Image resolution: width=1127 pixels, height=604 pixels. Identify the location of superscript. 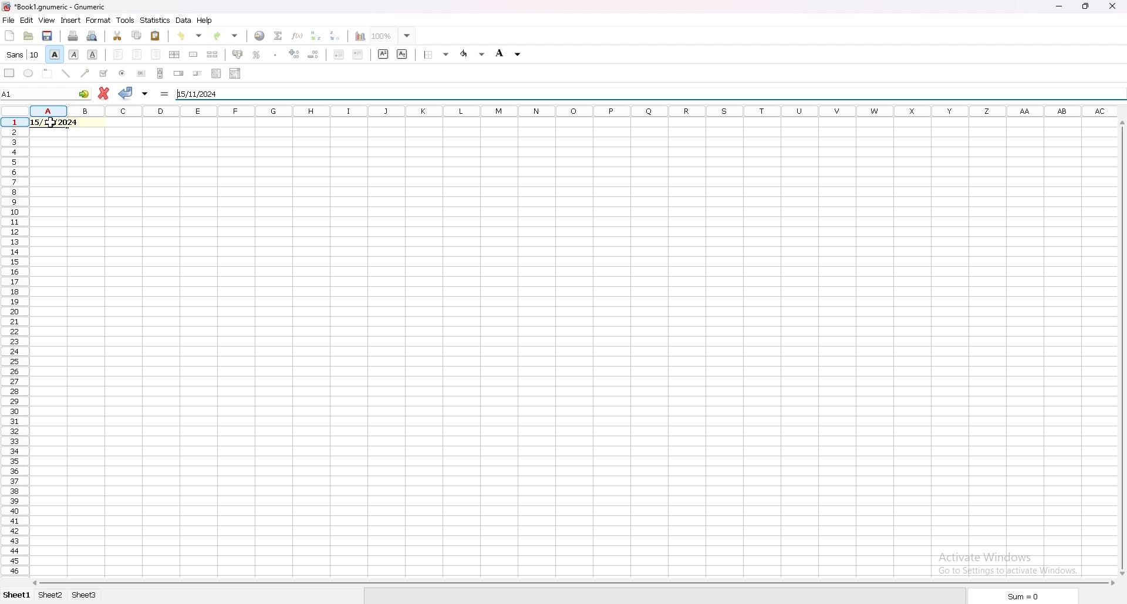
(383, 53).